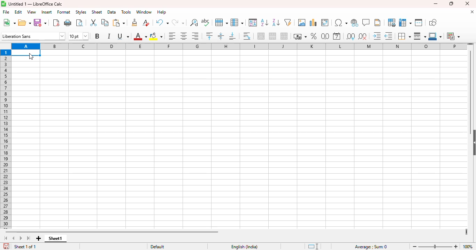 This screenshot has height=250, width=476. I want to click on open, so click(24, 22).